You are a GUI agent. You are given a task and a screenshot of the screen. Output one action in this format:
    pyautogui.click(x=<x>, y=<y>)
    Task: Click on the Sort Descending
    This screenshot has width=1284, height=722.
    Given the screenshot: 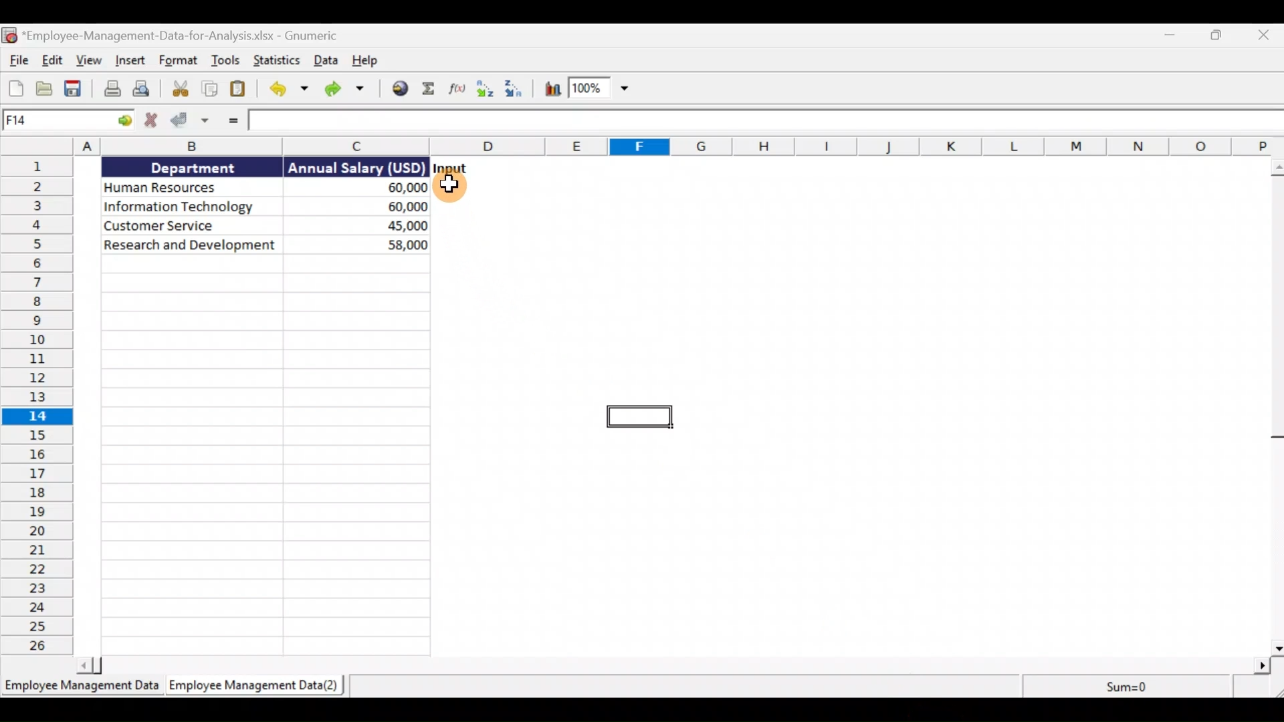 What is the action you would take?
    pyautogui.click(x=516, y=89)
    